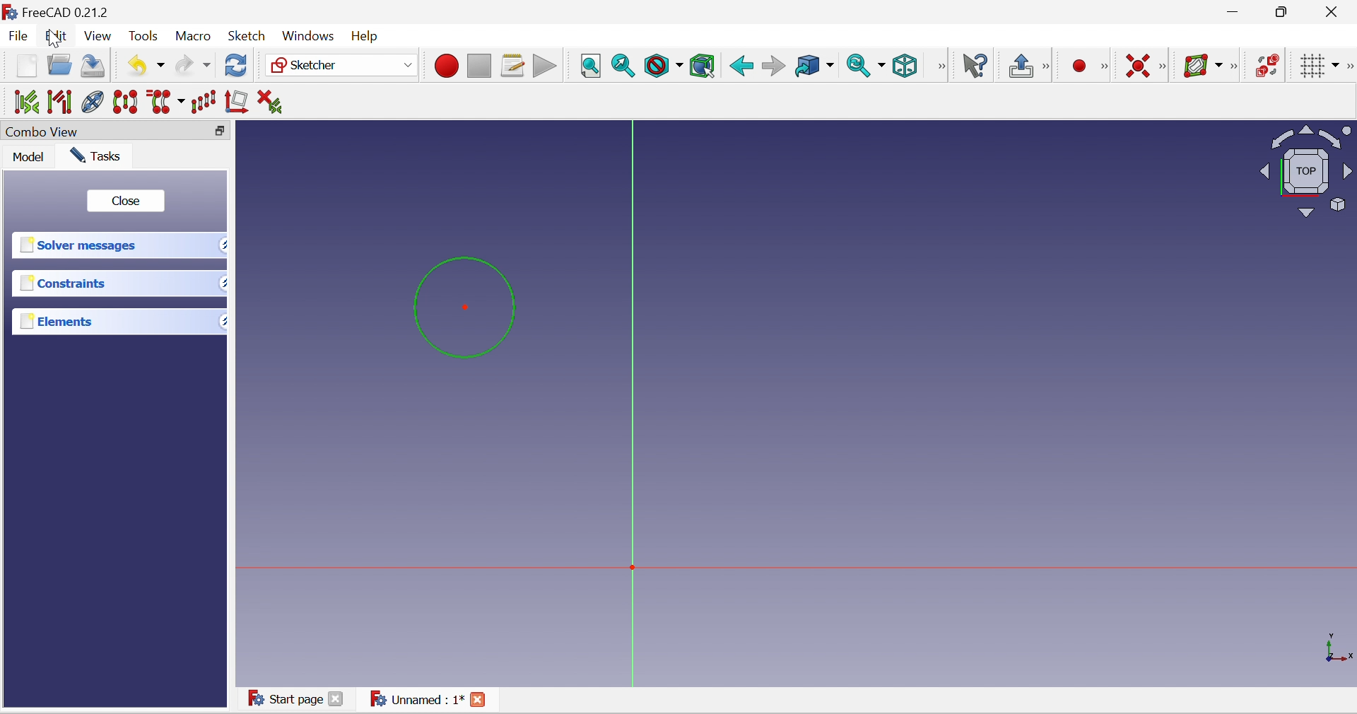  I want to click on Switch virtual space, so click(1268, 65).